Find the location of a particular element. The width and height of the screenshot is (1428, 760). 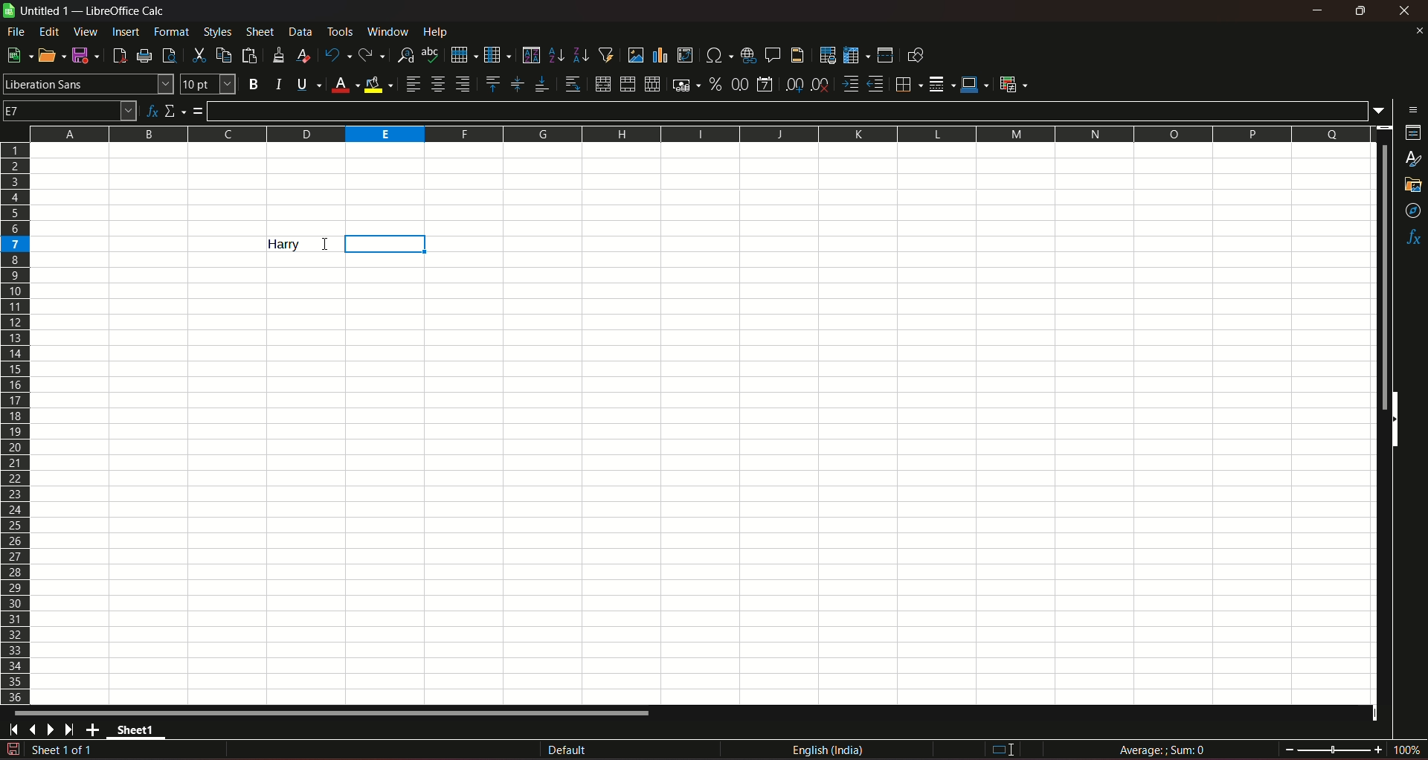

default is located at coordinates (567, 751).